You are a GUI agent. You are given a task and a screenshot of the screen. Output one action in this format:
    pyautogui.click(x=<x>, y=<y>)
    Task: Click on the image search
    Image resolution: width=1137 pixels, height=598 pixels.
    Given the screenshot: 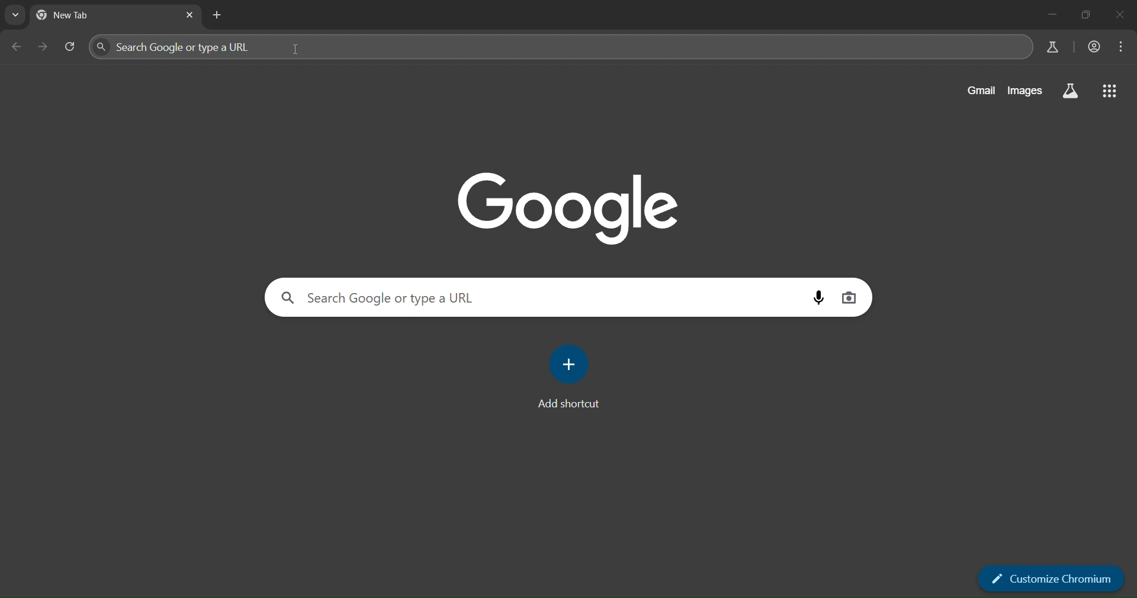 What is the action you would take?
    pyautogui.click(x=851, y=298)
    